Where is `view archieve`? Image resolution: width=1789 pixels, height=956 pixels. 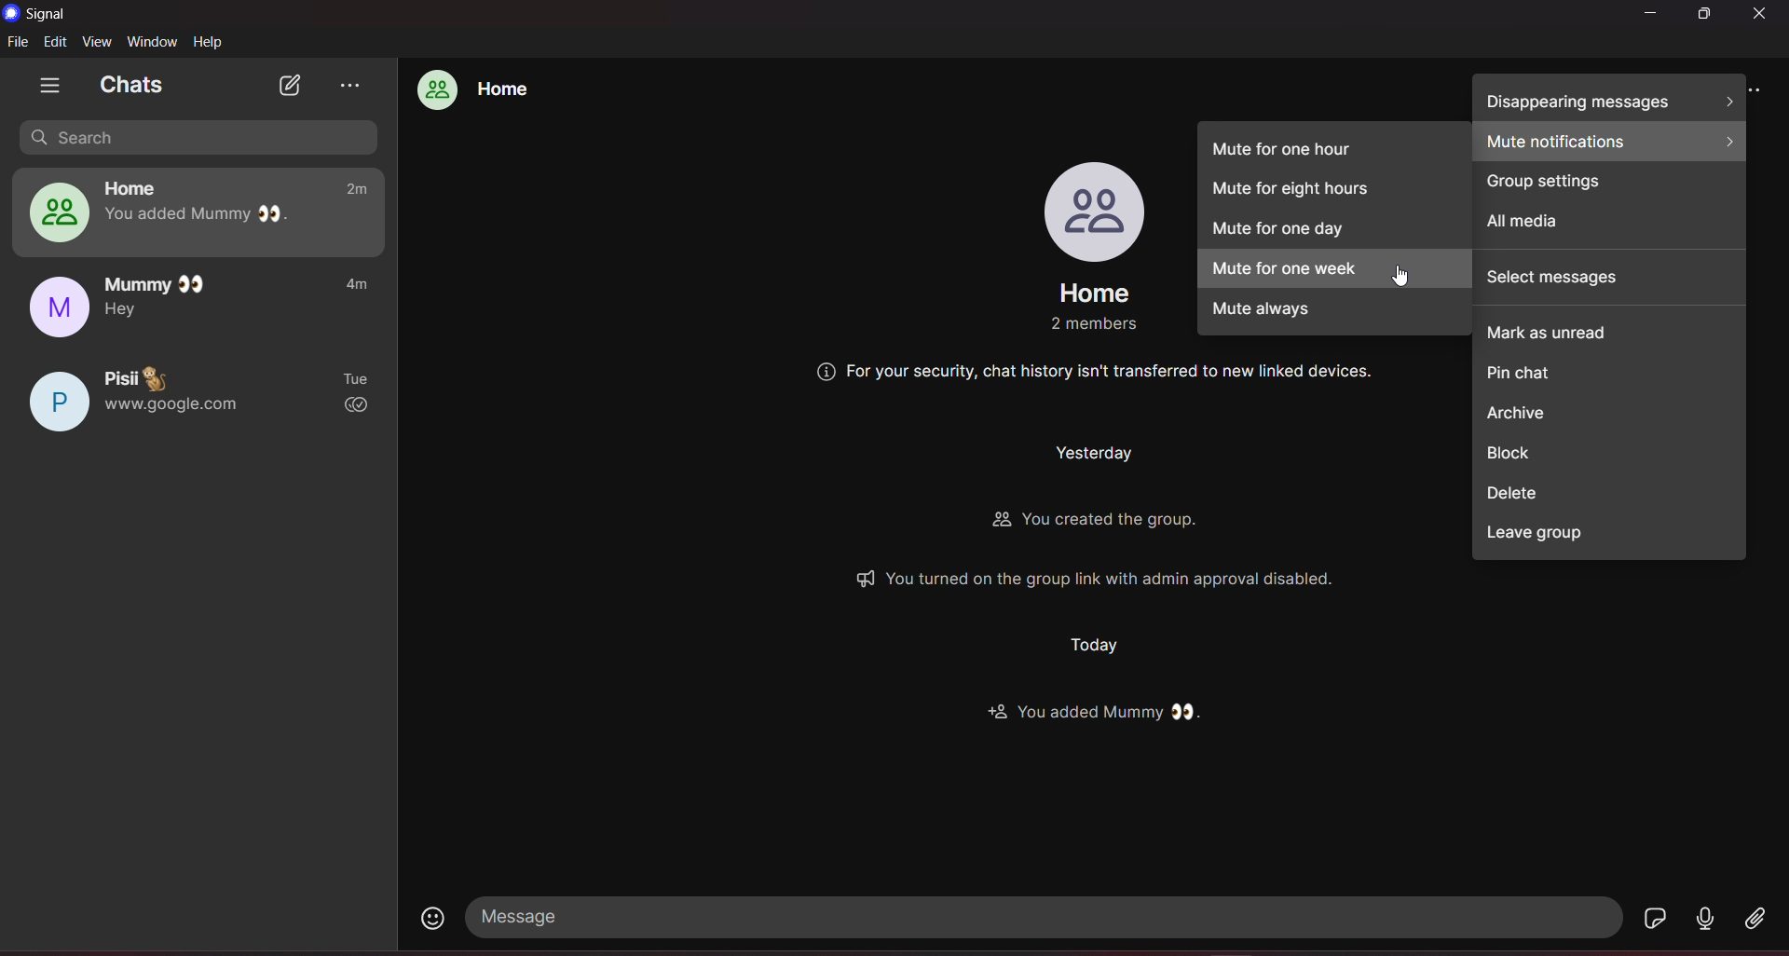
view archieve is located at coordinates (351, 88).